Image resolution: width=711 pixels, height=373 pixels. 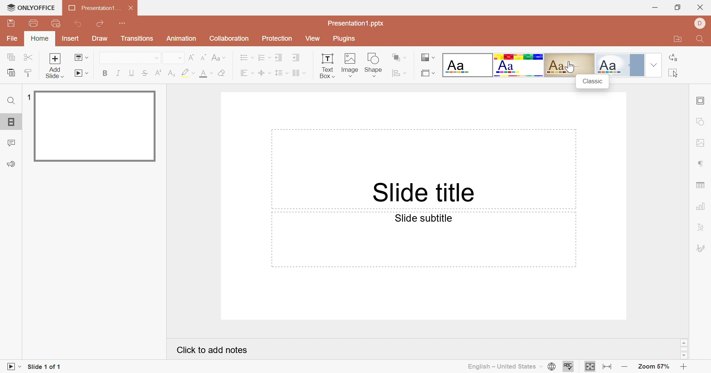 I want to click on Clear style, so click(x=223, y=73).